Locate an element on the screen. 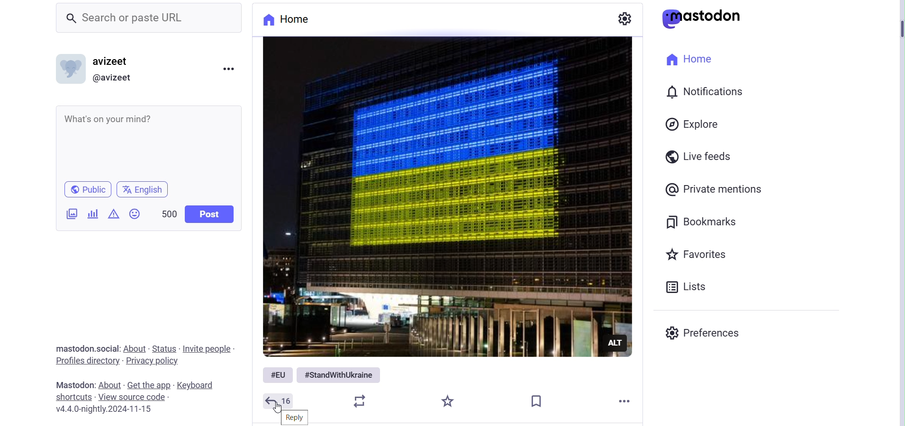 This screenshot has width=905, height=426. Home is located at coordinates (296, 20).